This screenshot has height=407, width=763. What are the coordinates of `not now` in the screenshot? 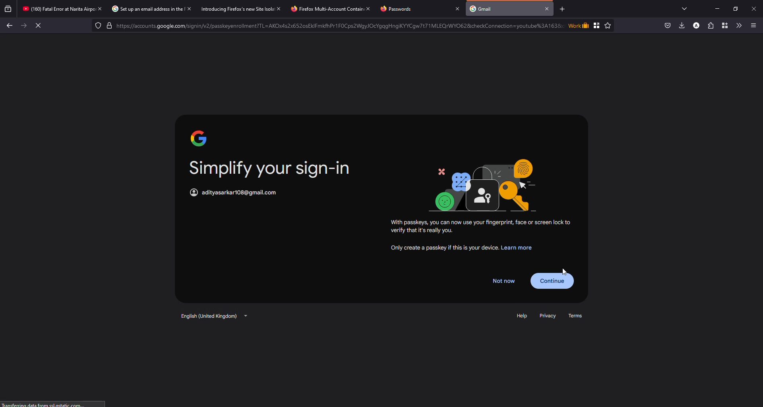 It's located at (504, 280).